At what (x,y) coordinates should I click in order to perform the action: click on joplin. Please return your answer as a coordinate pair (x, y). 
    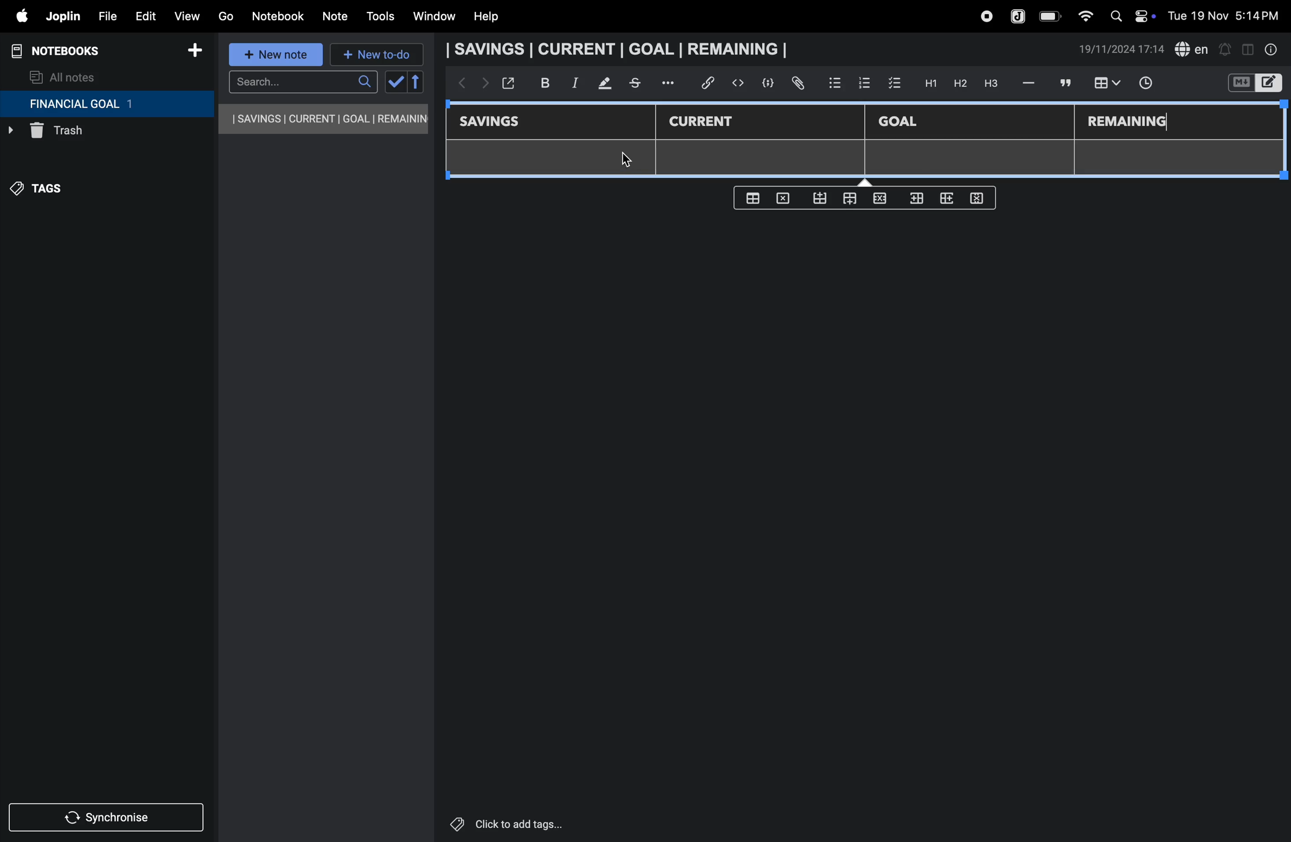
    Looking at the image, I should click on (1019, 15).